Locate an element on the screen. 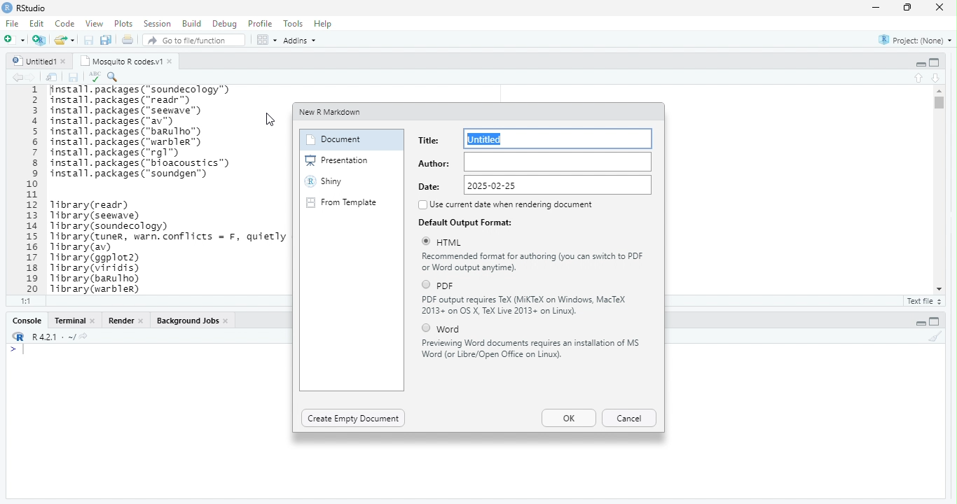 The image size is (957, 504). Help is located at coordinates (324, 24).